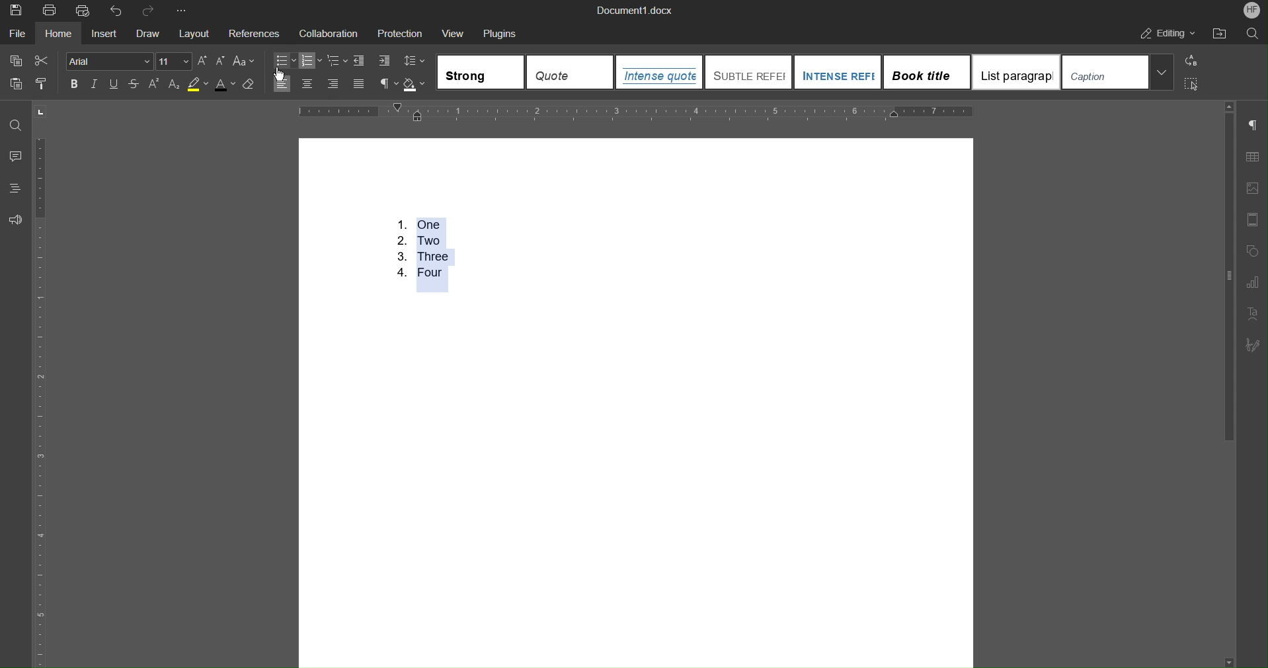 The height and width of the screenshot is (668, 1268). What do you see at coordinates (110, 61) in the screenshot?
I see `Font` at bounding box center [110, 61].